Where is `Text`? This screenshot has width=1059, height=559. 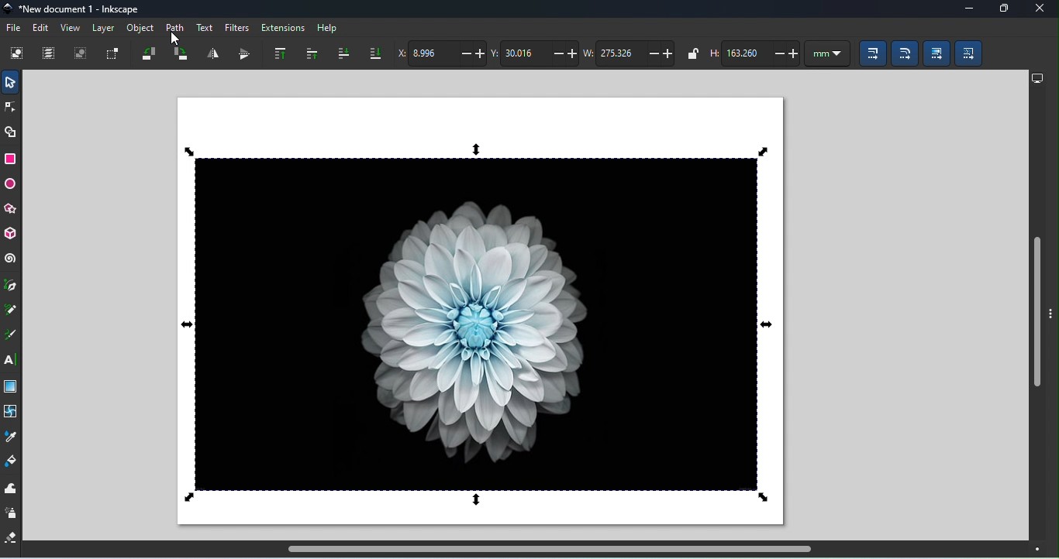 Text is located at coordinates (205, 29).